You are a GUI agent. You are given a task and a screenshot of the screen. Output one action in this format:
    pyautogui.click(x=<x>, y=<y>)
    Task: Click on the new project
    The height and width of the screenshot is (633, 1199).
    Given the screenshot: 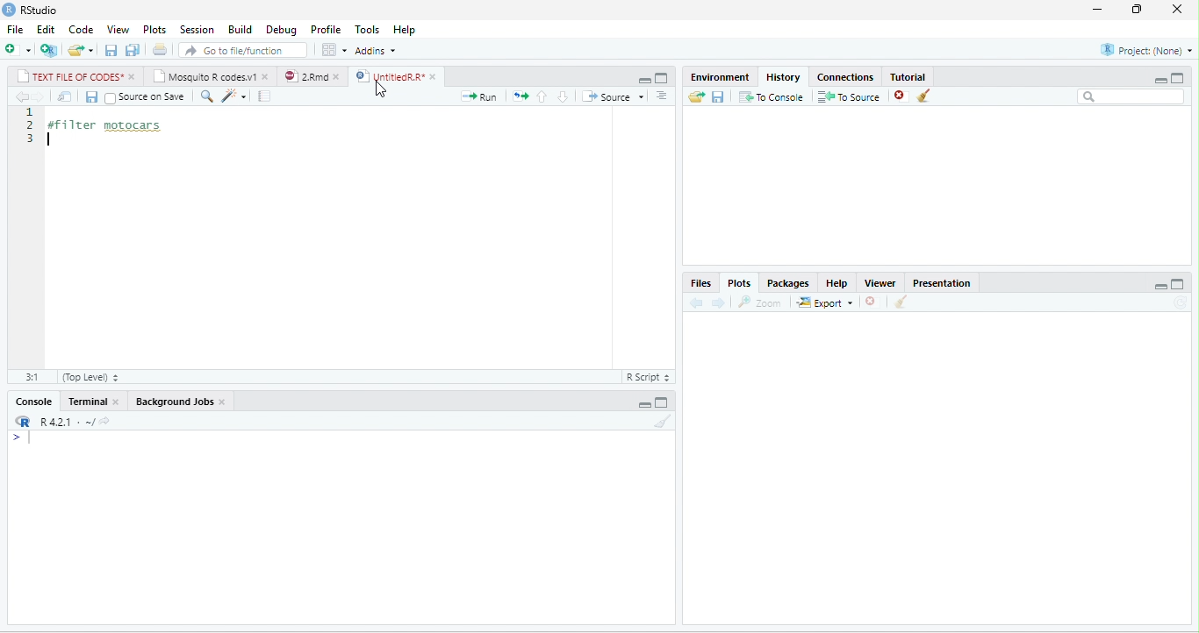 What is the action you would take?
    pyautogui.click(x=48, y=50)
    